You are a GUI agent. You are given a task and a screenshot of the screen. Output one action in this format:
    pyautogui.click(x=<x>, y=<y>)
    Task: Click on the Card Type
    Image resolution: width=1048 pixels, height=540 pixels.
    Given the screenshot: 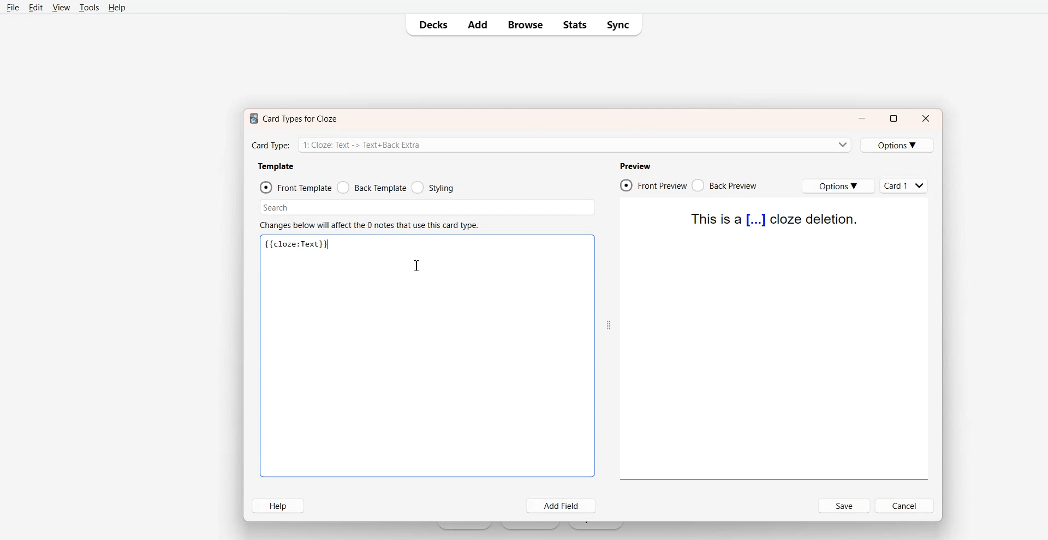 What is the action you would take?
    pyautogui.click(x=551, y=144)
    